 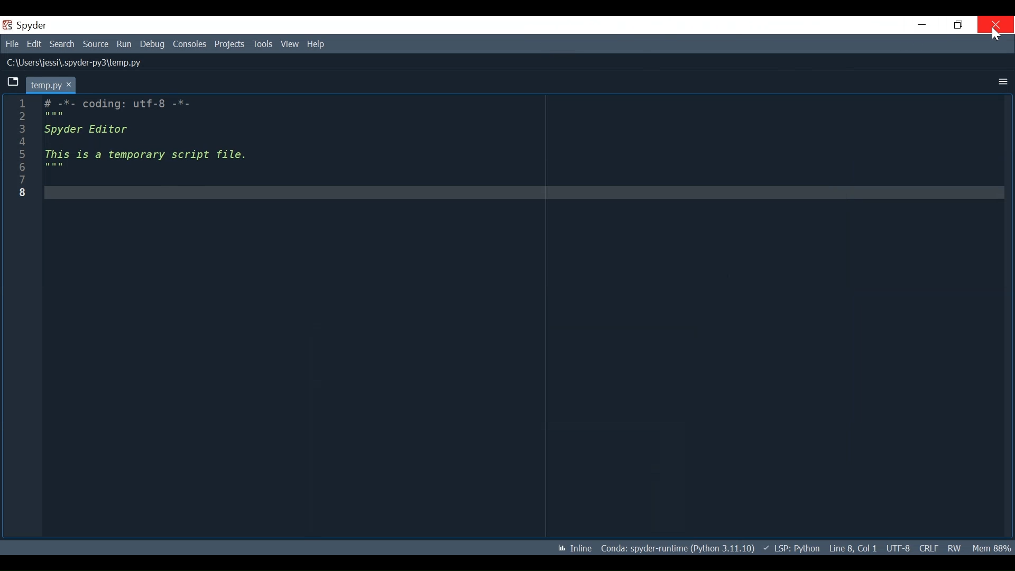 I want to click on C:\Users\jessi\.spyder-py3\temp.py, so click(x=74, y=62).